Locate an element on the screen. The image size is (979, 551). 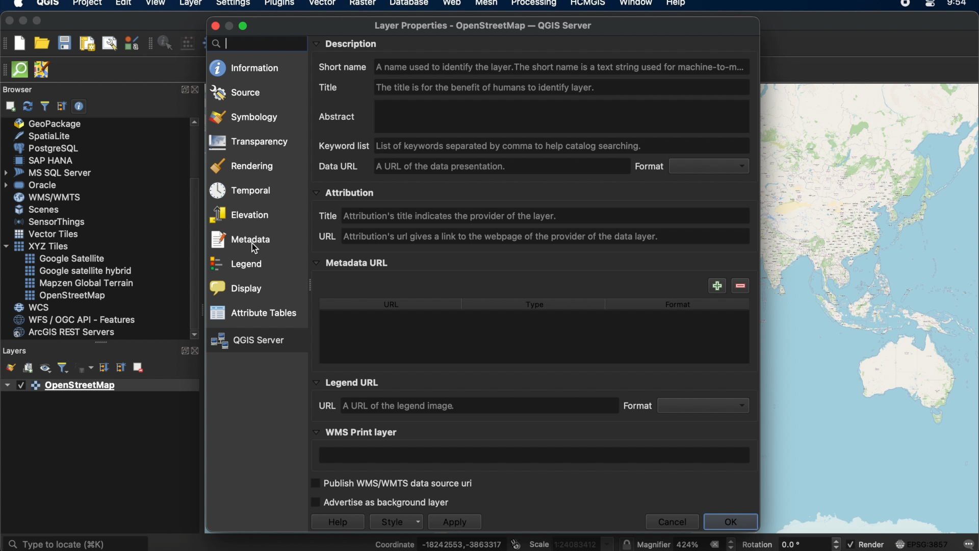
add selected layers is located at coordinates (9, 106).